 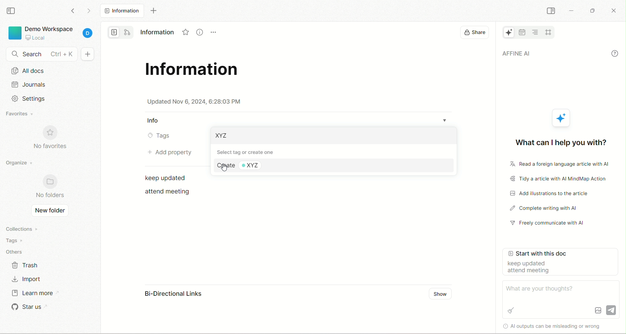 I want to click on Dropdown menu, so click(x=448, y=118).